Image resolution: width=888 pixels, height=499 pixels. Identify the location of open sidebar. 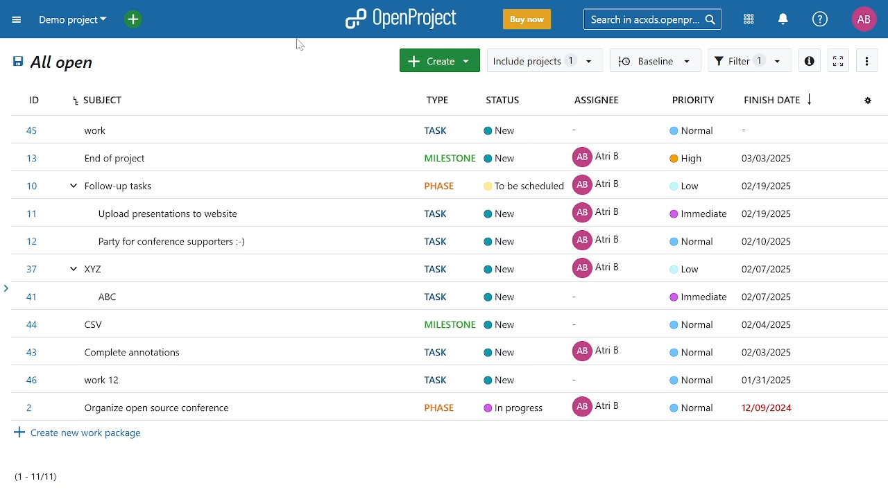
(6, 290).